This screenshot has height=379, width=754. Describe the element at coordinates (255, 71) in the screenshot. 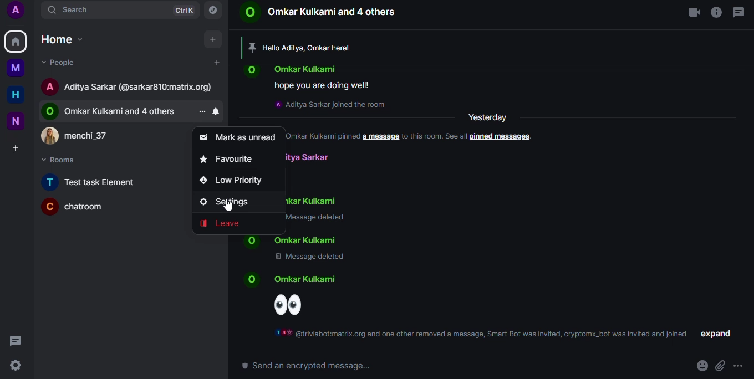

I see `o` at that location.